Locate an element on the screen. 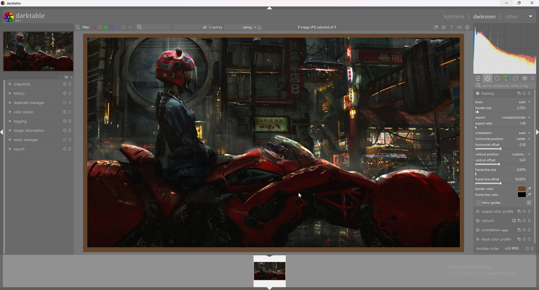 This screenshot has height=290, width=539. photo heatmap is located at coordinates (504, 49).